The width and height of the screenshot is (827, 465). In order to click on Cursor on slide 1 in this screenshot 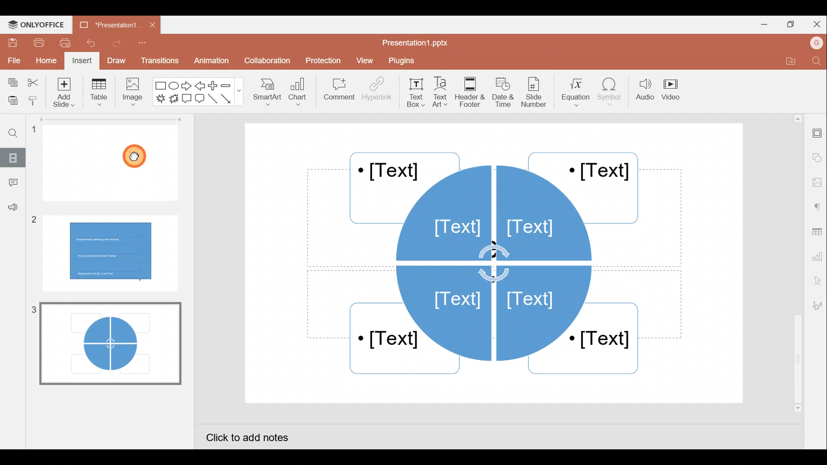, I will do `click(137, 156)`.